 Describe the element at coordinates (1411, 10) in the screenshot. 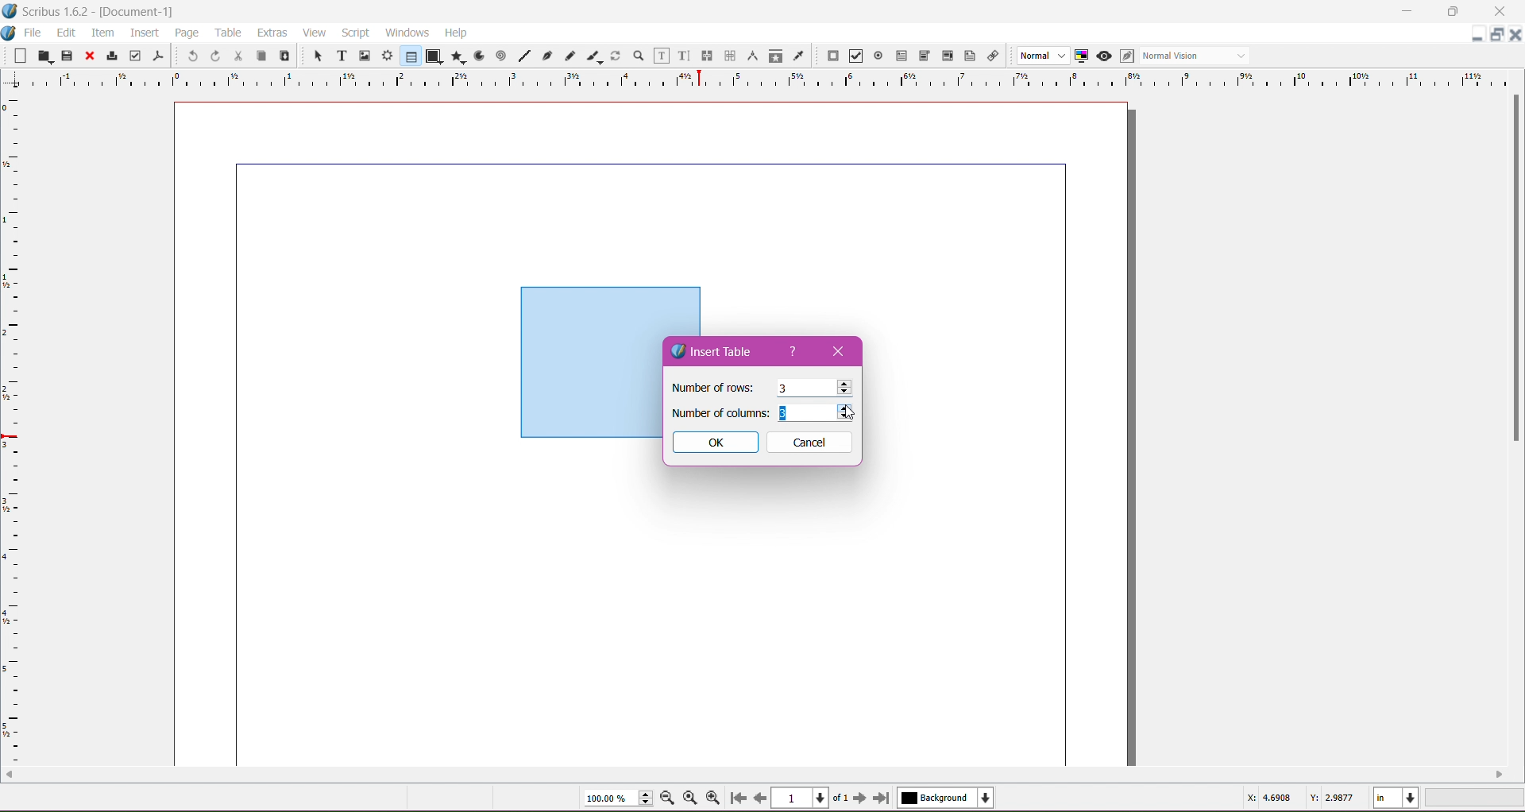

I see `Minimize` at that location.